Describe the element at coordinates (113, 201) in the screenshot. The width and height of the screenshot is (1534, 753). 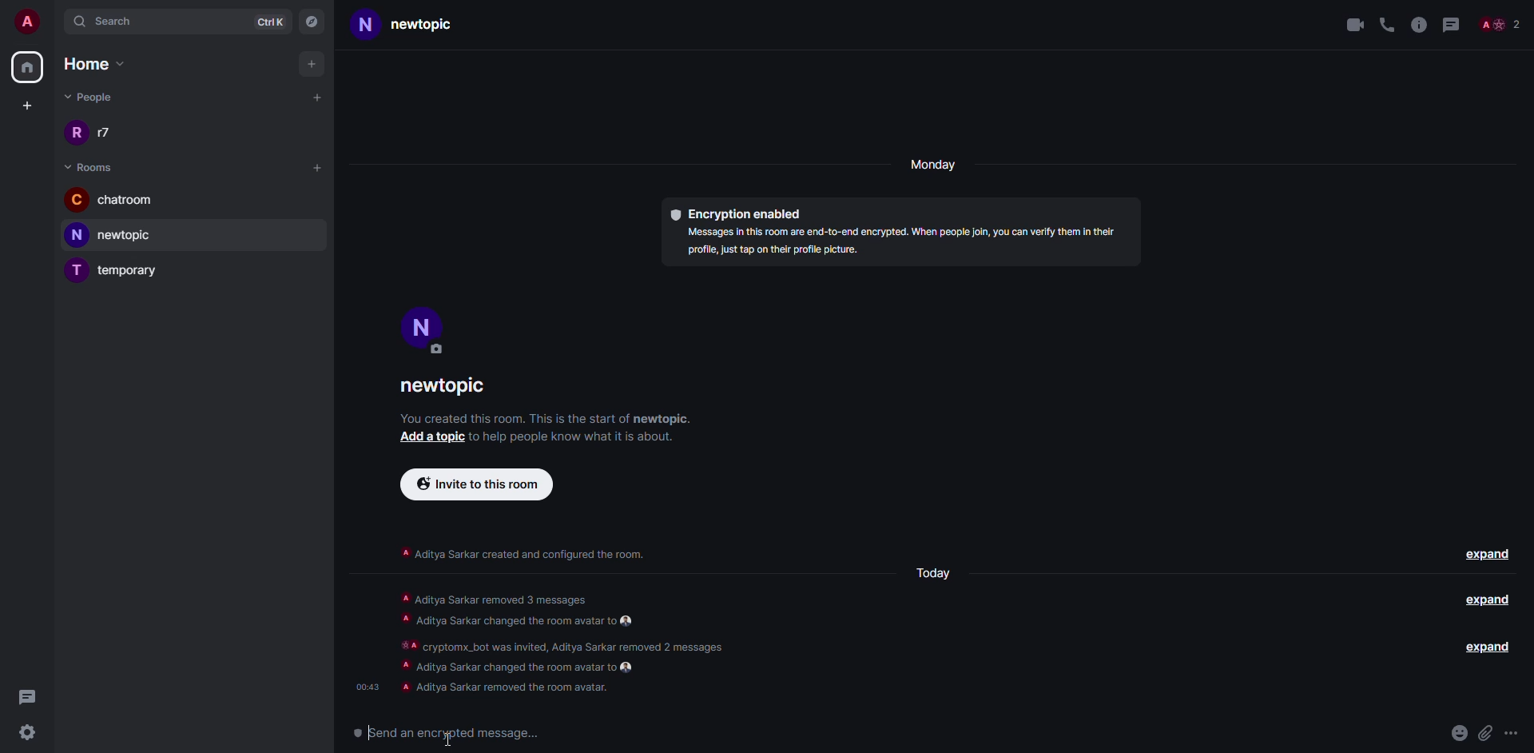
I see `chatroom` at that location.